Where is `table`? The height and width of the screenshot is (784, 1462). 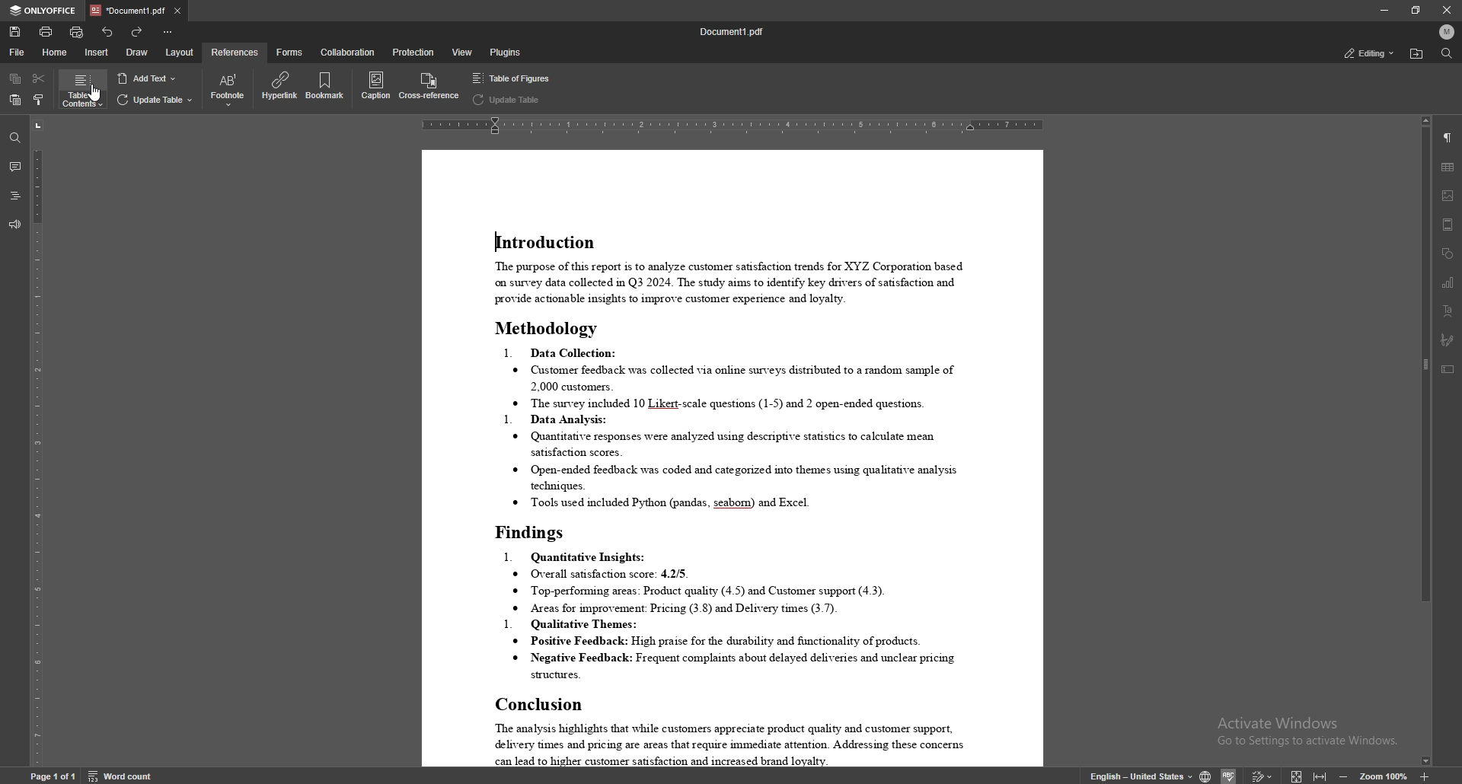
table is located at coordinates (1448, 167).